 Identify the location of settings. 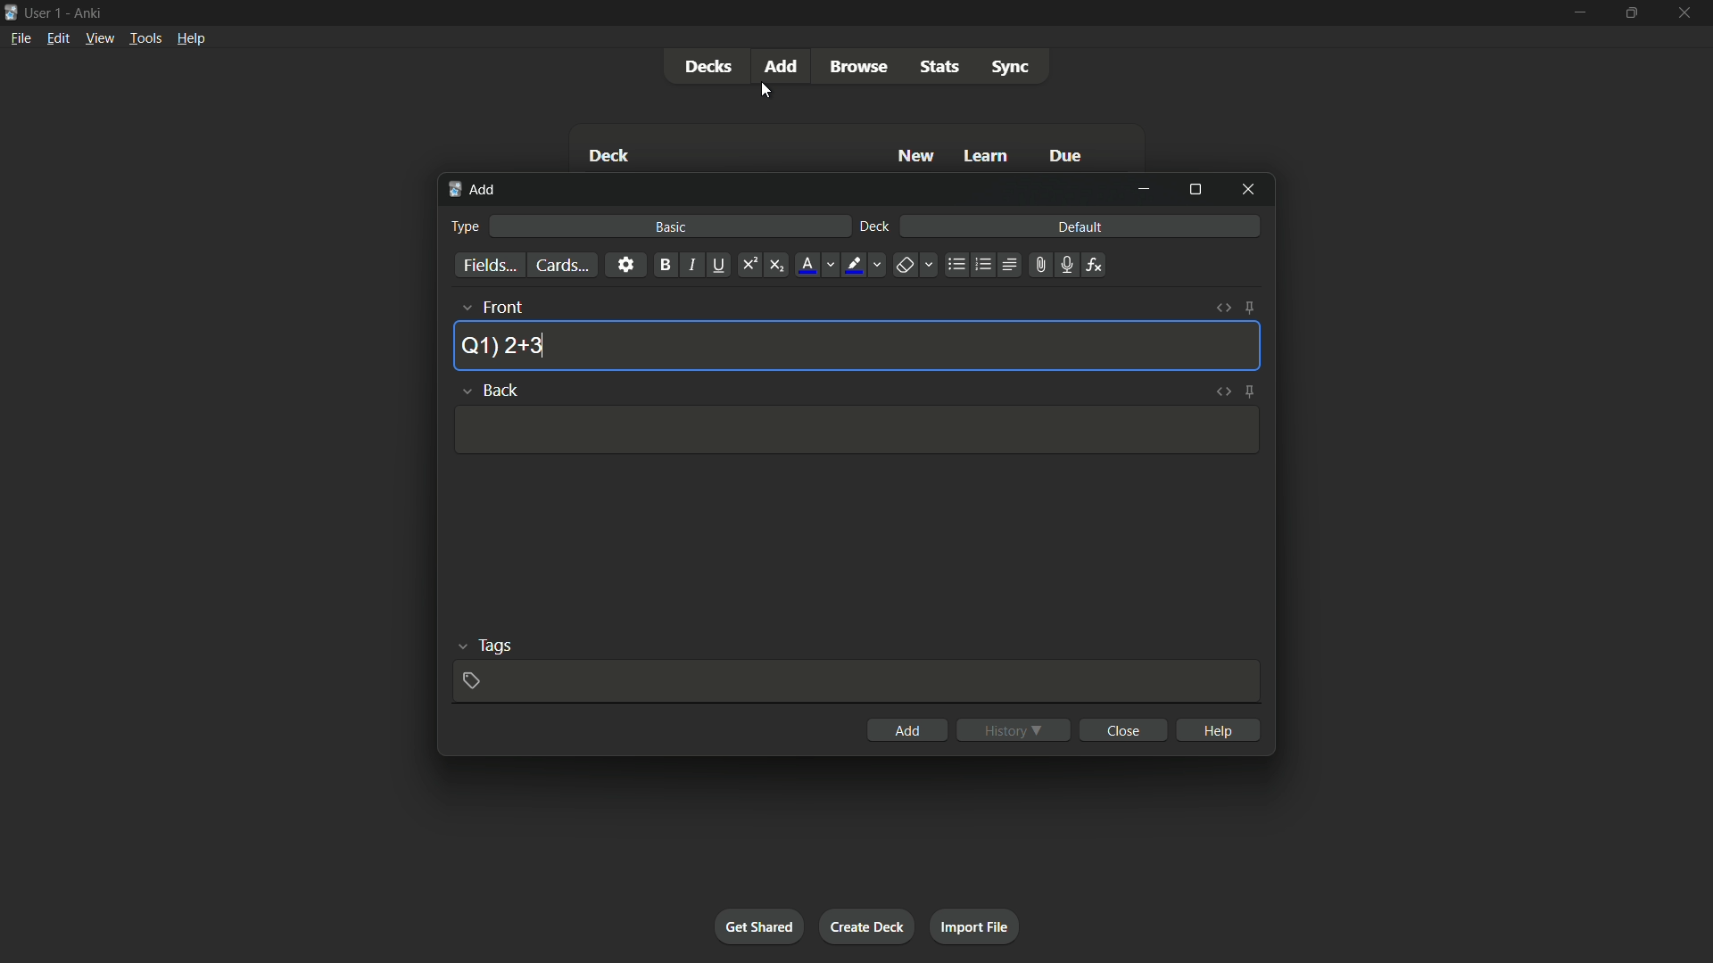
(625, 264).